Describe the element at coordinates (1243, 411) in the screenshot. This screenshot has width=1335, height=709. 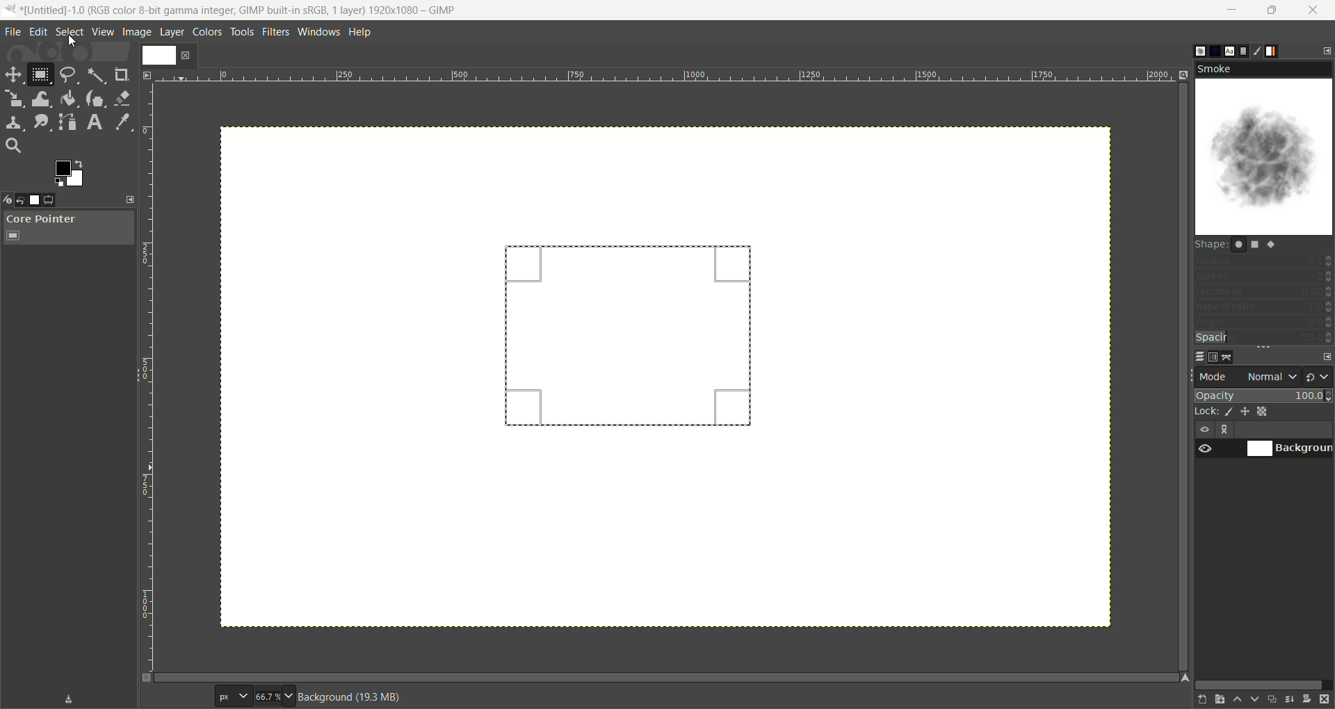
I see `lock position and size` at that location.